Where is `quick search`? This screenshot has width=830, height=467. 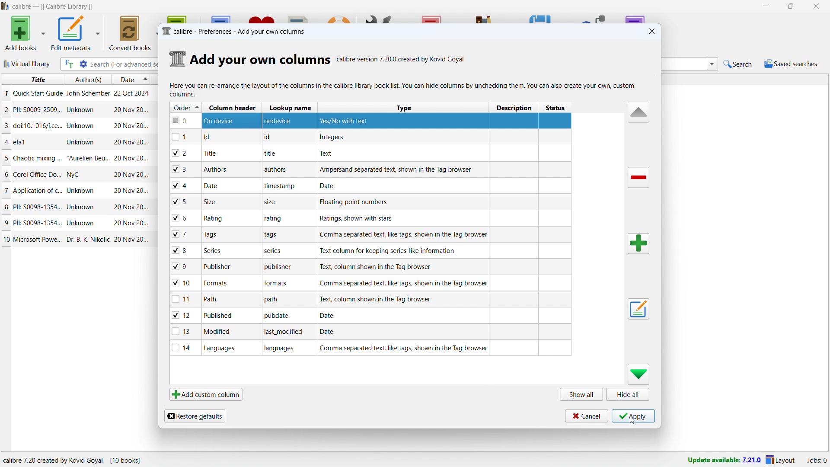 quick search is located at coordinates (738, 63).